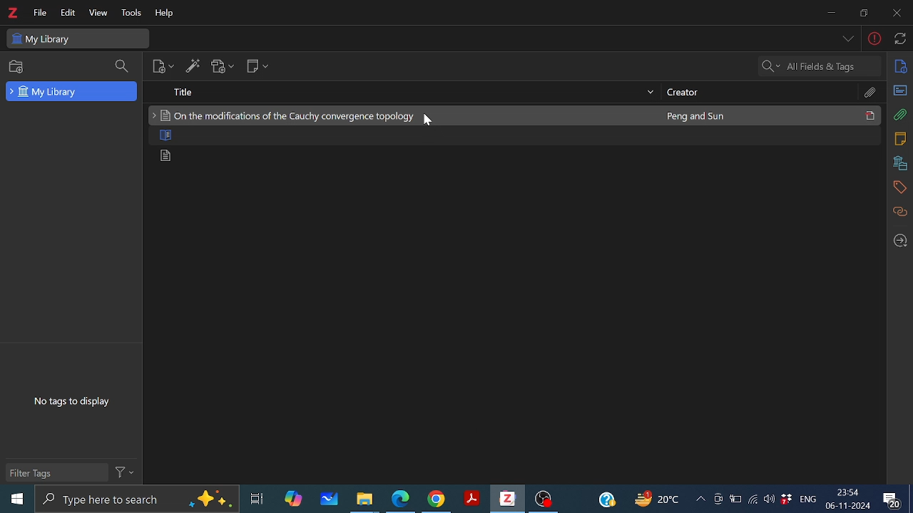 The width and height of the screenshot is (913, 513). Describe the element at coordinates (97, 14) in the screenshot. I see `View` at that location.